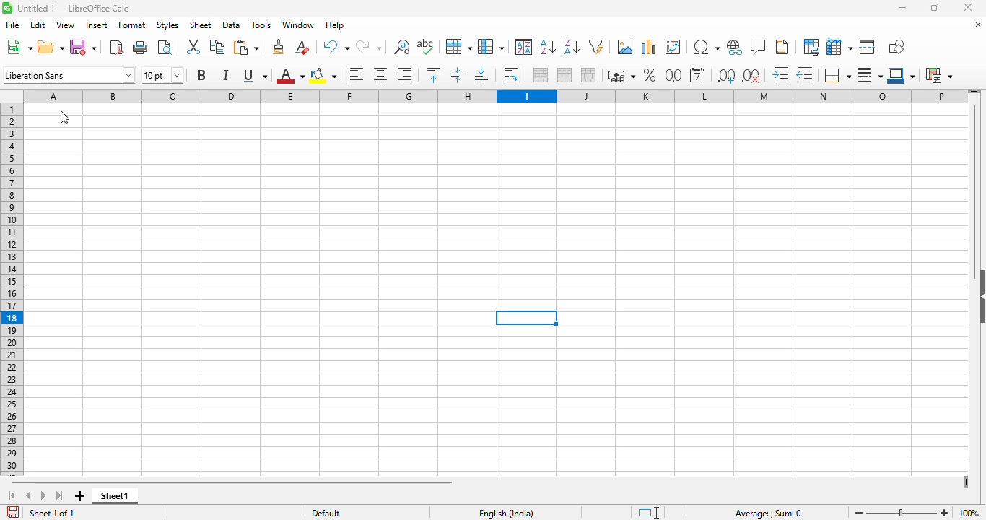 This screenshot has height=520, width=986. I want to click on row, so click(458, 46).